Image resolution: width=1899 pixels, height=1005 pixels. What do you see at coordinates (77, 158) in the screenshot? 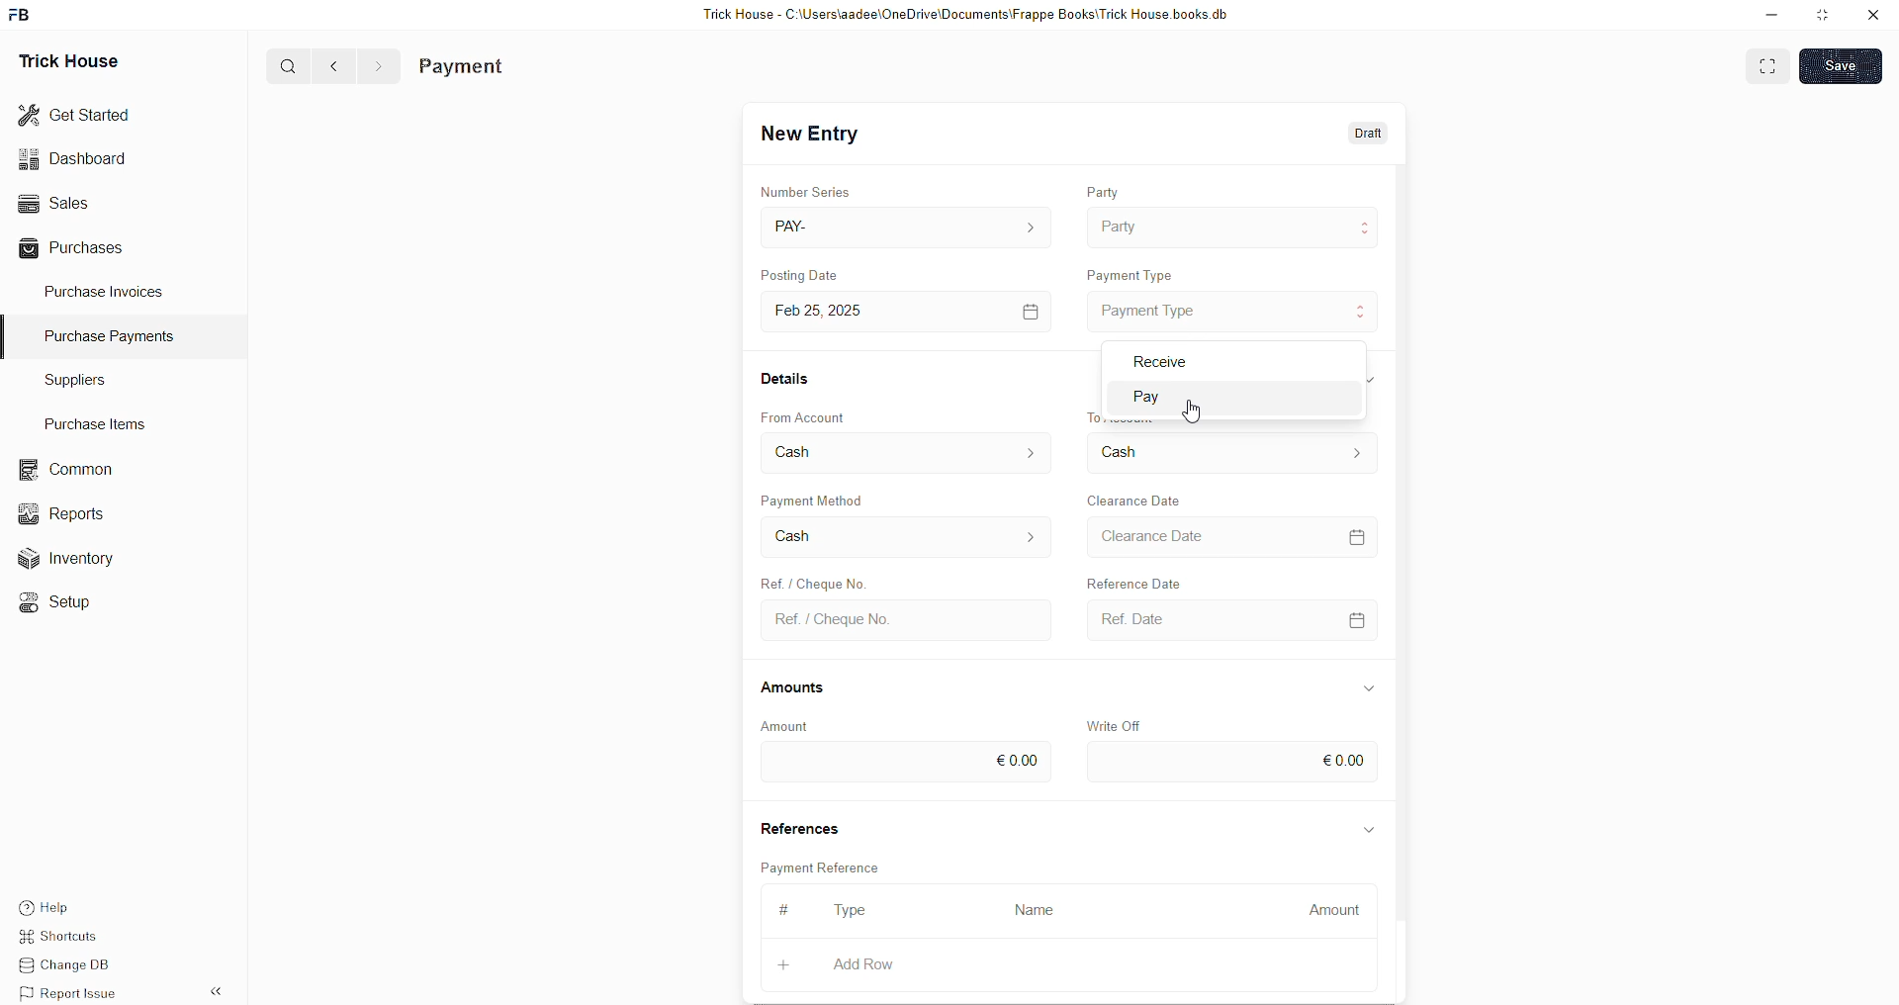
I see `Dashboard` at bounding box center [77, 158].